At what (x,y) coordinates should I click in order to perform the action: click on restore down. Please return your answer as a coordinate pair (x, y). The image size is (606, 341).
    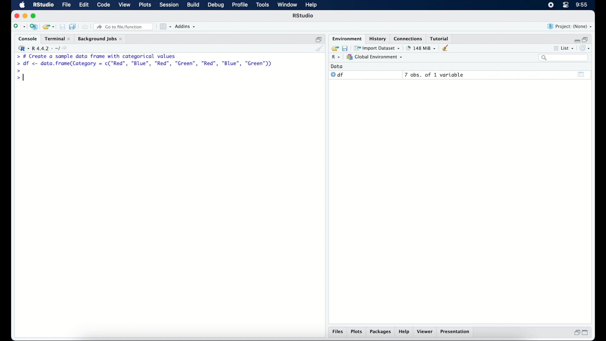
    Looking at the image, I should click on (318, 38).